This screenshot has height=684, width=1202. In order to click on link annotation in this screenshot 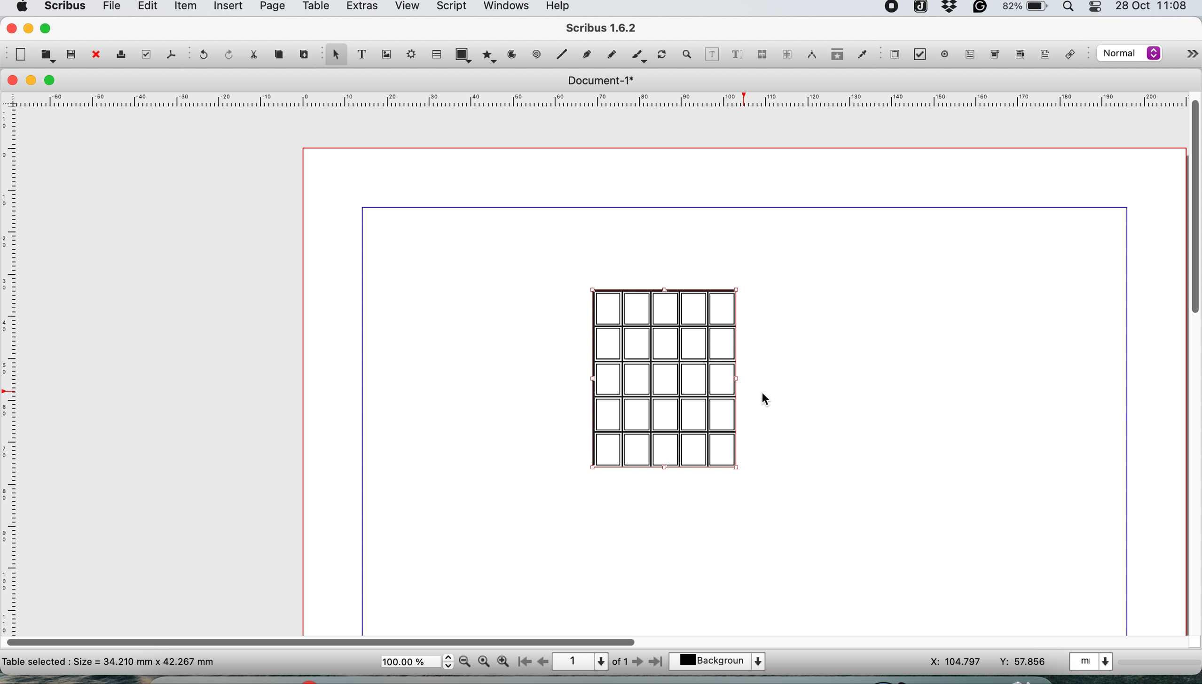, I will do `click(1073, 55)`.